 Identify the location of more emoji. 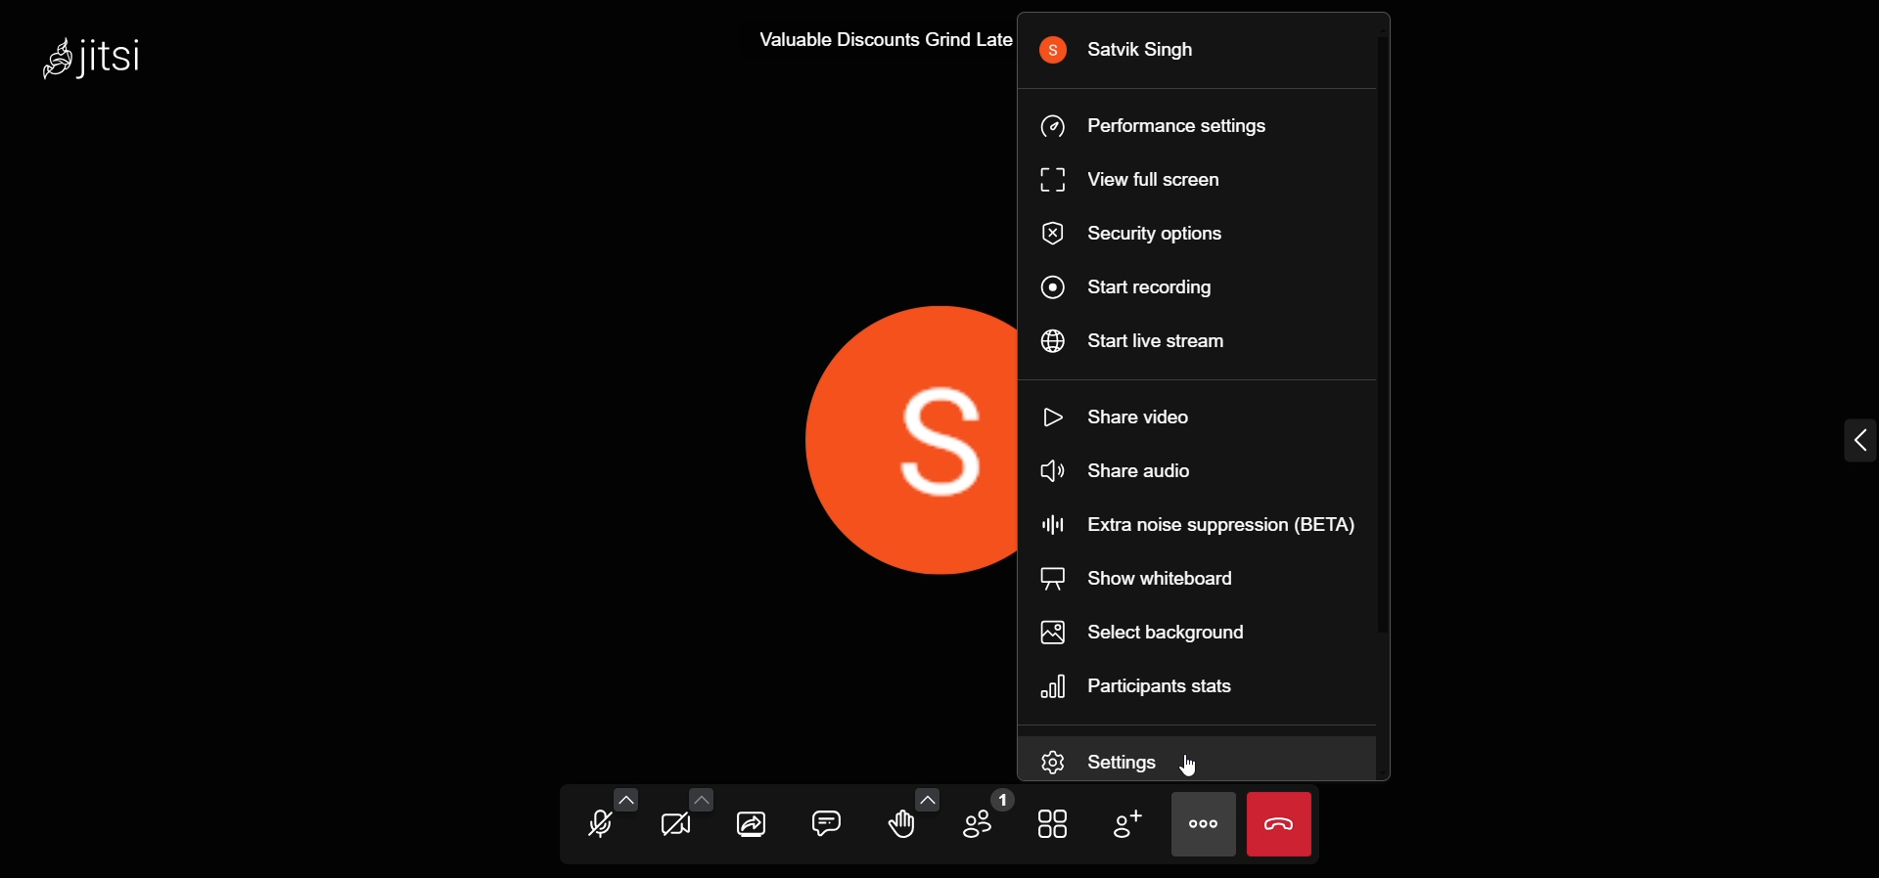
(927, 799).